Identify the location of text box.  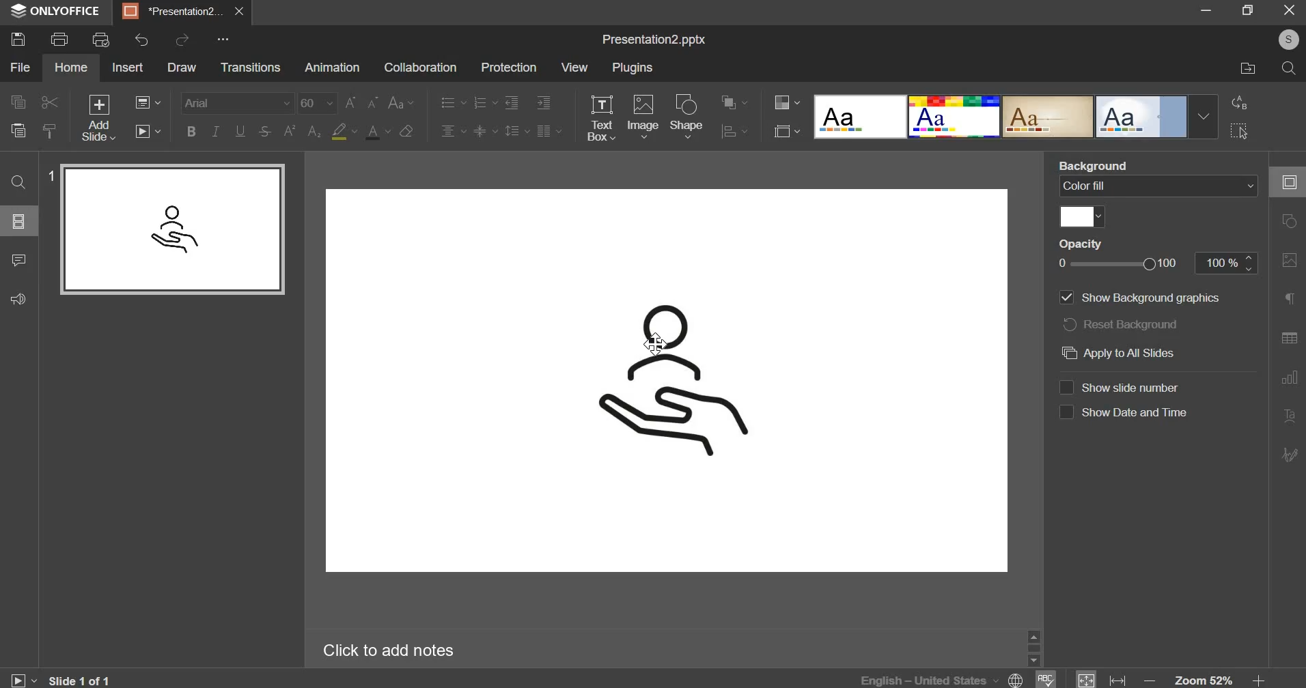
(602, 118).